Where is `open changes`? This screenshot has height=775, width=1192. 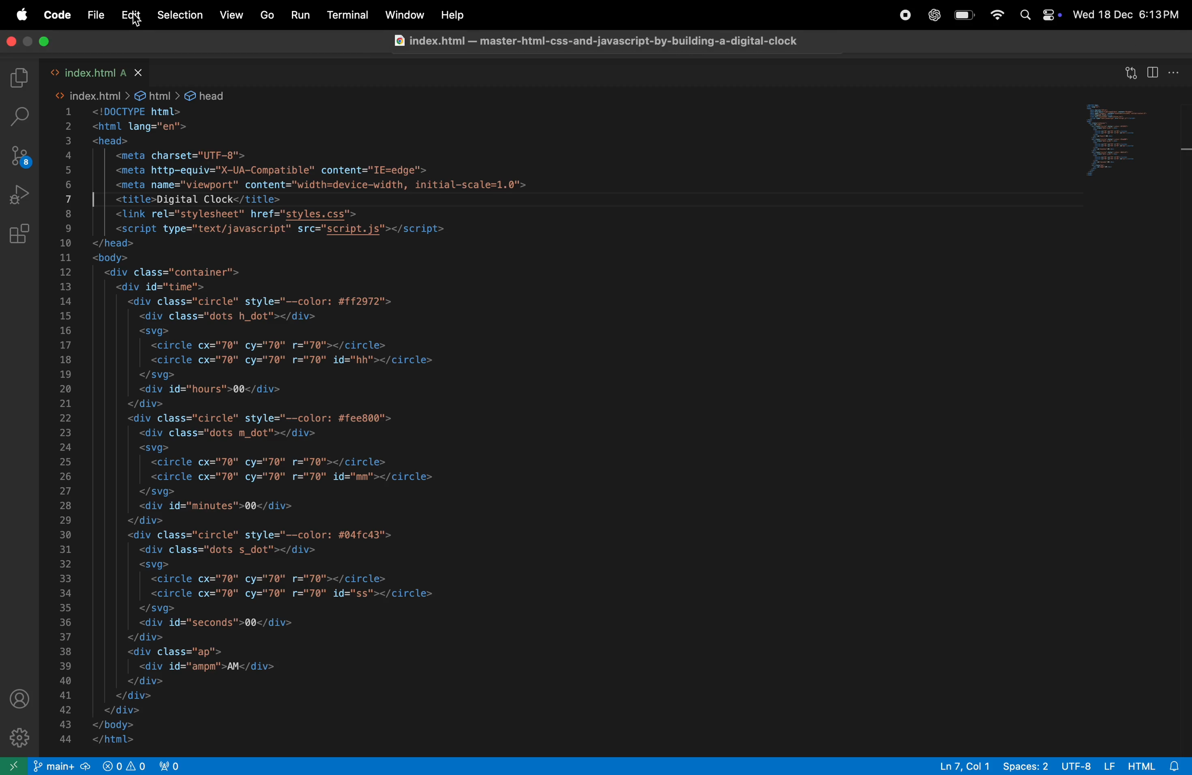 open changes is located at coordinates (1133, 69).